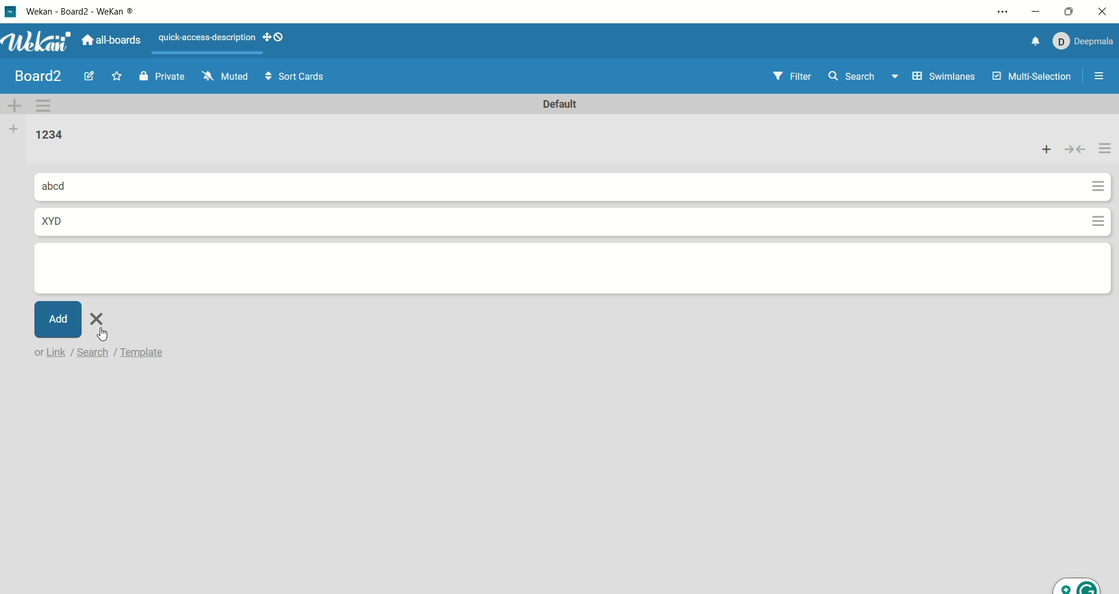  Describe the element at coordinates (34, 76) in the screenshot. I see `title` at that location.